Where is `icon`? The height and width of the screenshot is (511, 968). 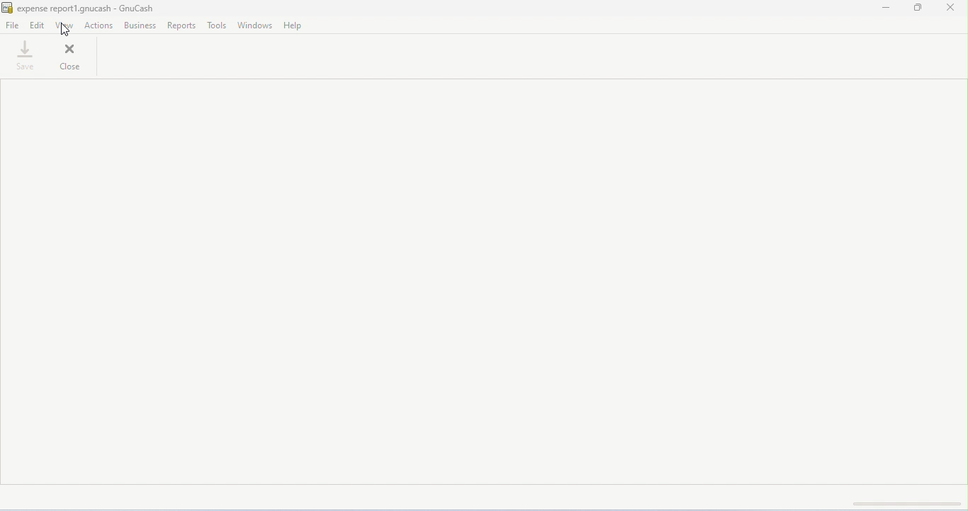 icon is located at coordinates (7, 8).